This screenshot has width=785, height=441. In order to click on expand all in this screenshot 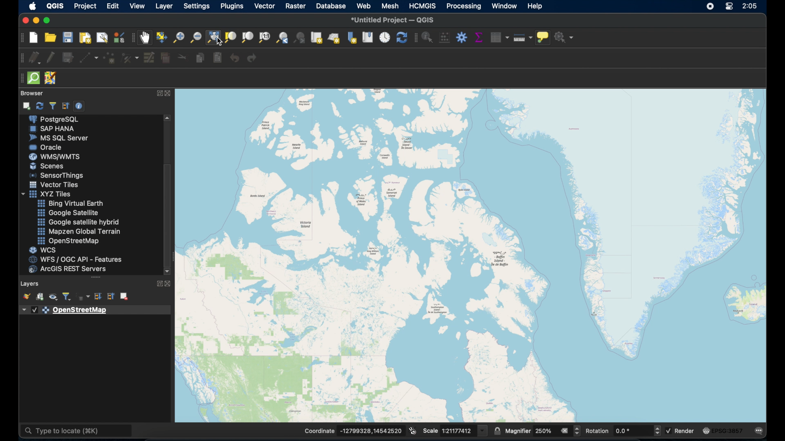, I will do `click(98, 296)`.